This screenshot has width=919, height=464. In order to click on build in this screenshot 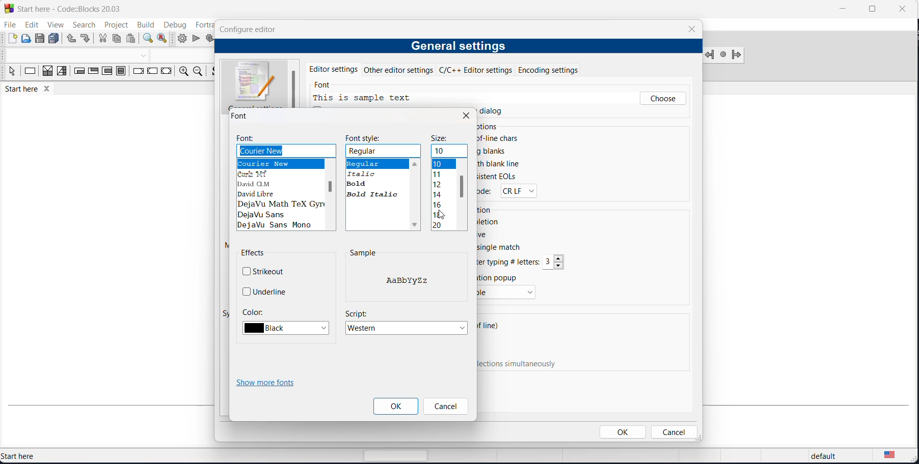, I will do `click(145, 24)`.